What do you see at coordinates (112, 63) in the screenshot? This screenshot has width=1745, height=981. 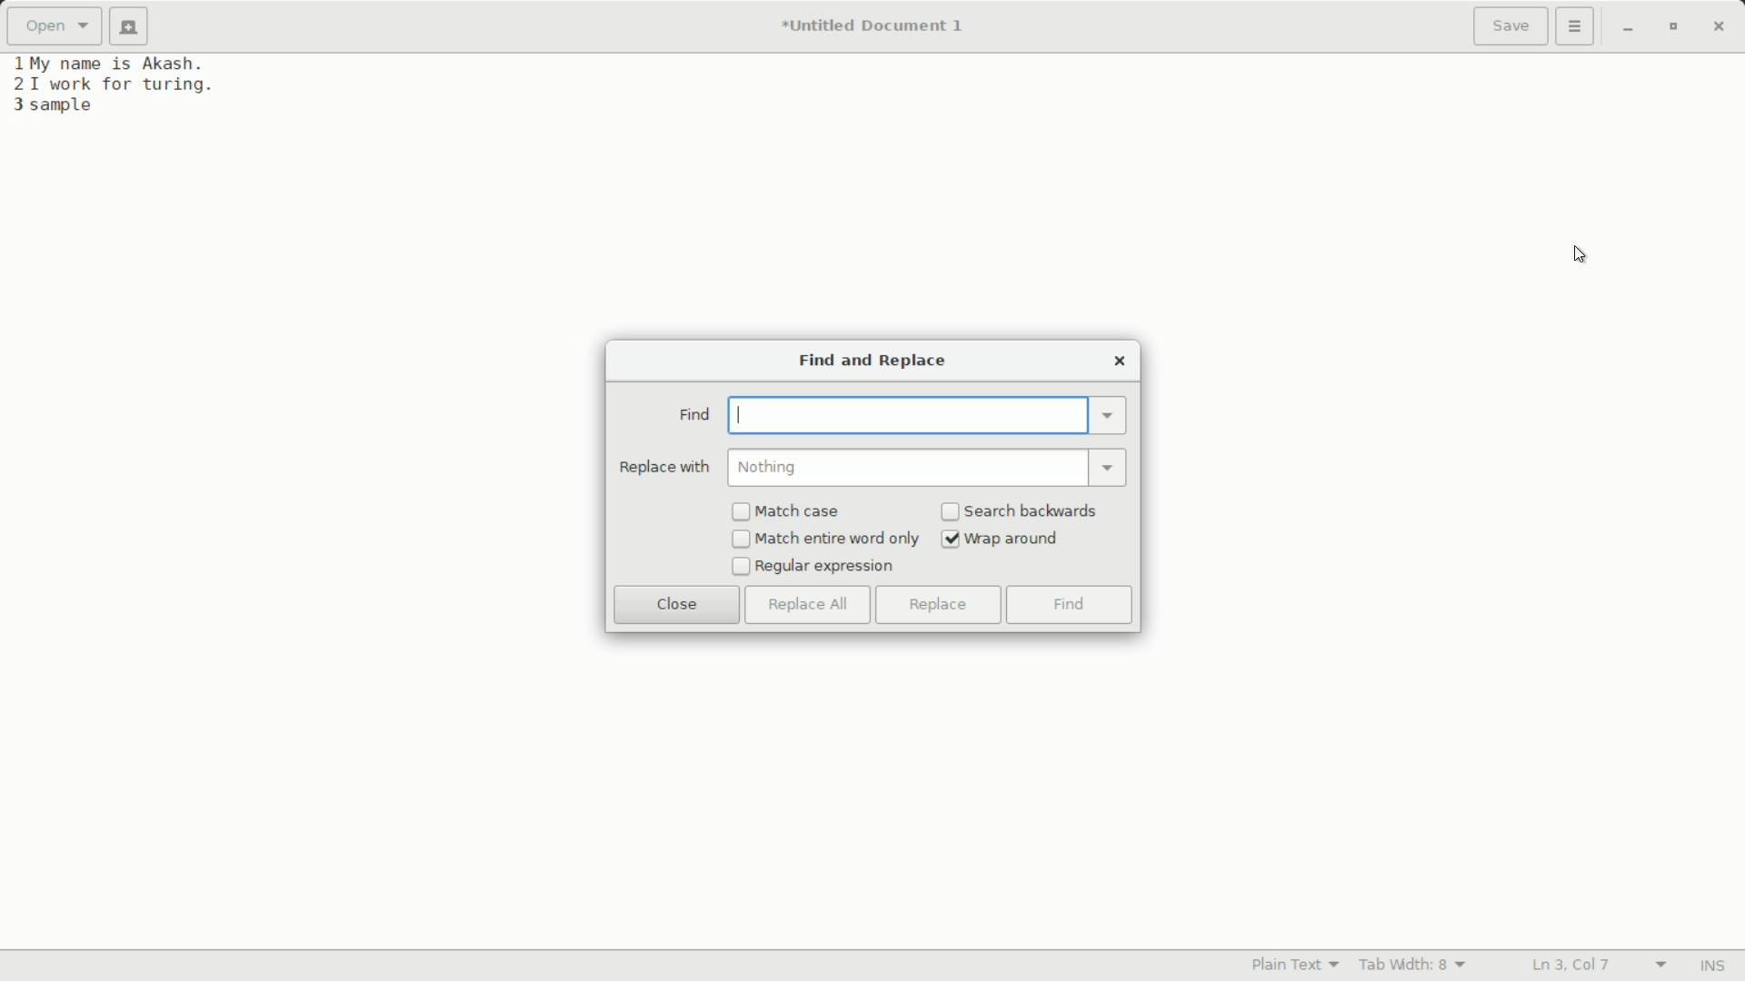 I see `1My name is Akash.` at bounding box center [112, 63].